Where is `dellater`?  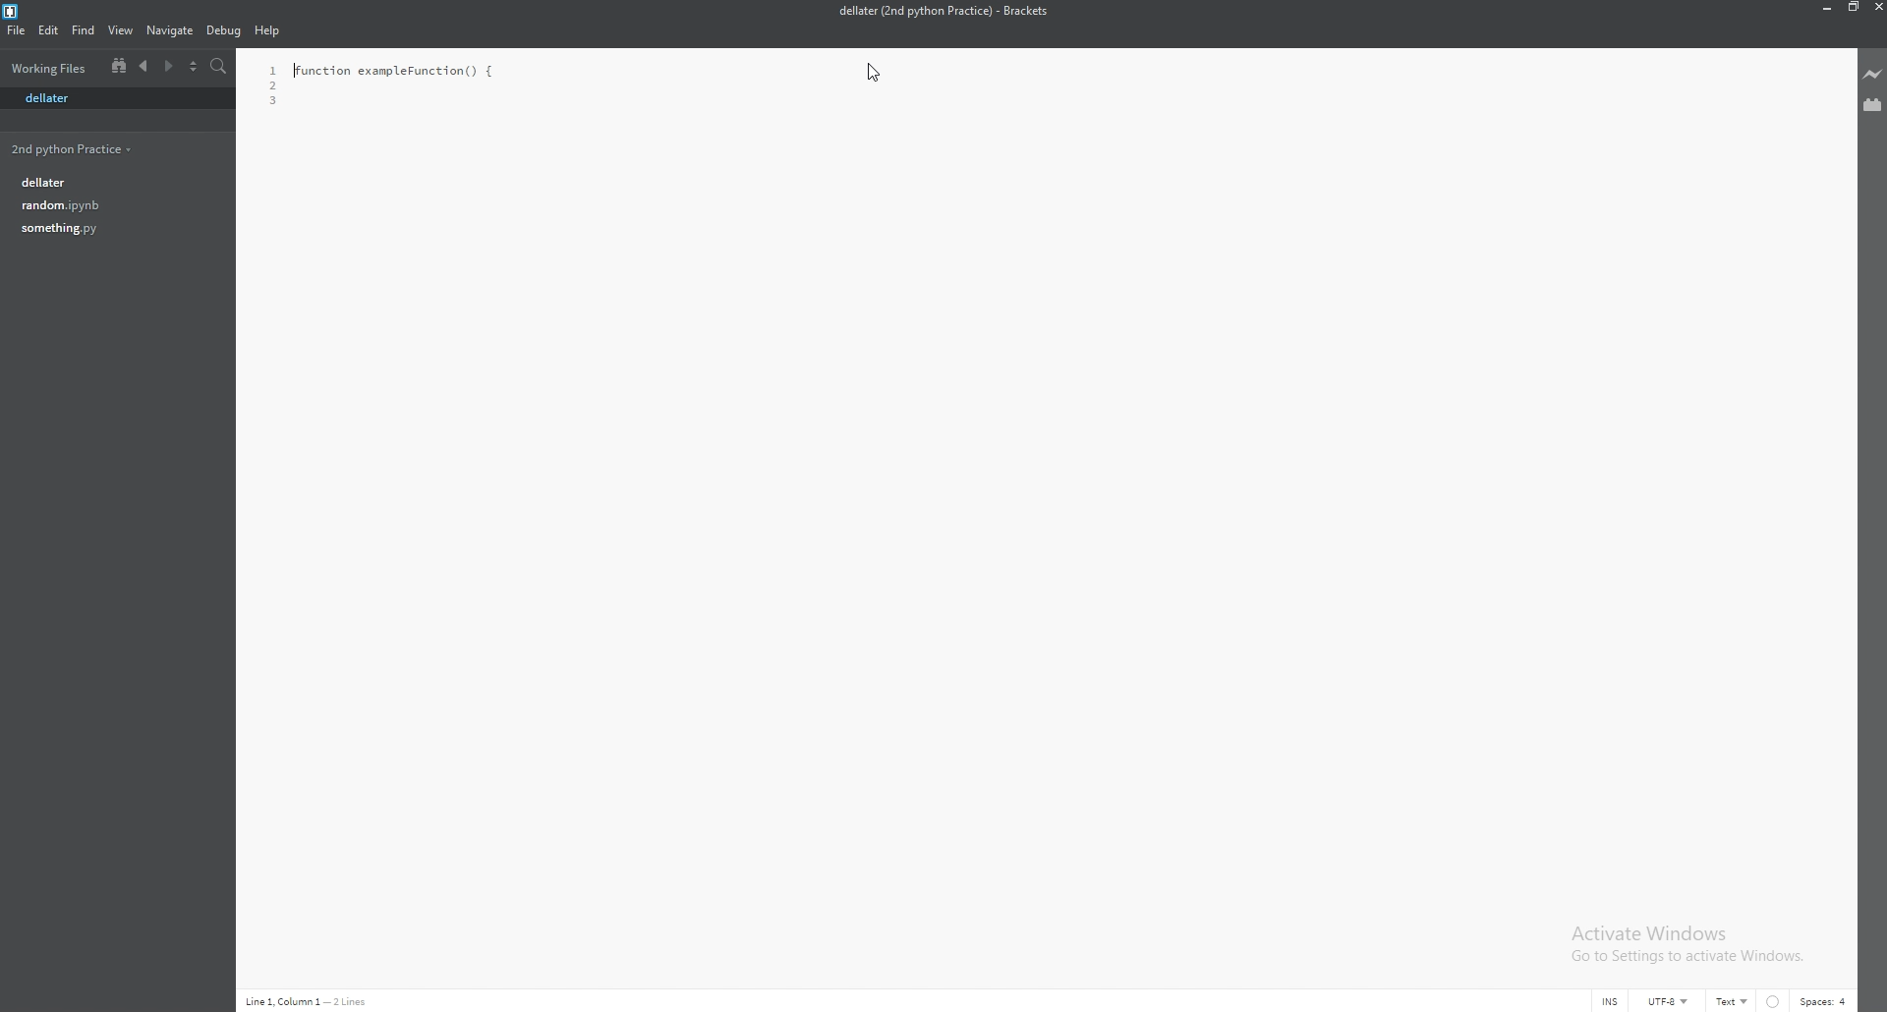
dellater is located at coordinates (110, 183).